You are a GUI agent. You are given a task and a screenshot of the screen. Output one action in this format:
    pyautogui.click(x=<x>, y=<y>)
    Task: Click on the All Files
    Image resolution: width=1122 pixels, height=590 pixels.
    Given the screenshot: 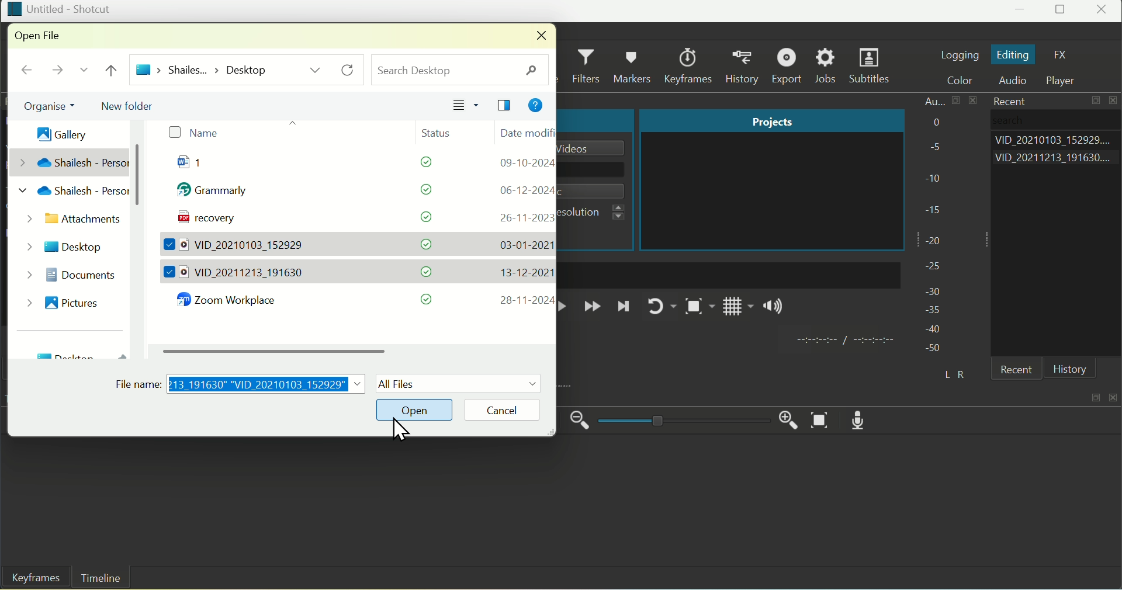 What is the action you would take?
    pyautogui.click(x=459, y=383)
    